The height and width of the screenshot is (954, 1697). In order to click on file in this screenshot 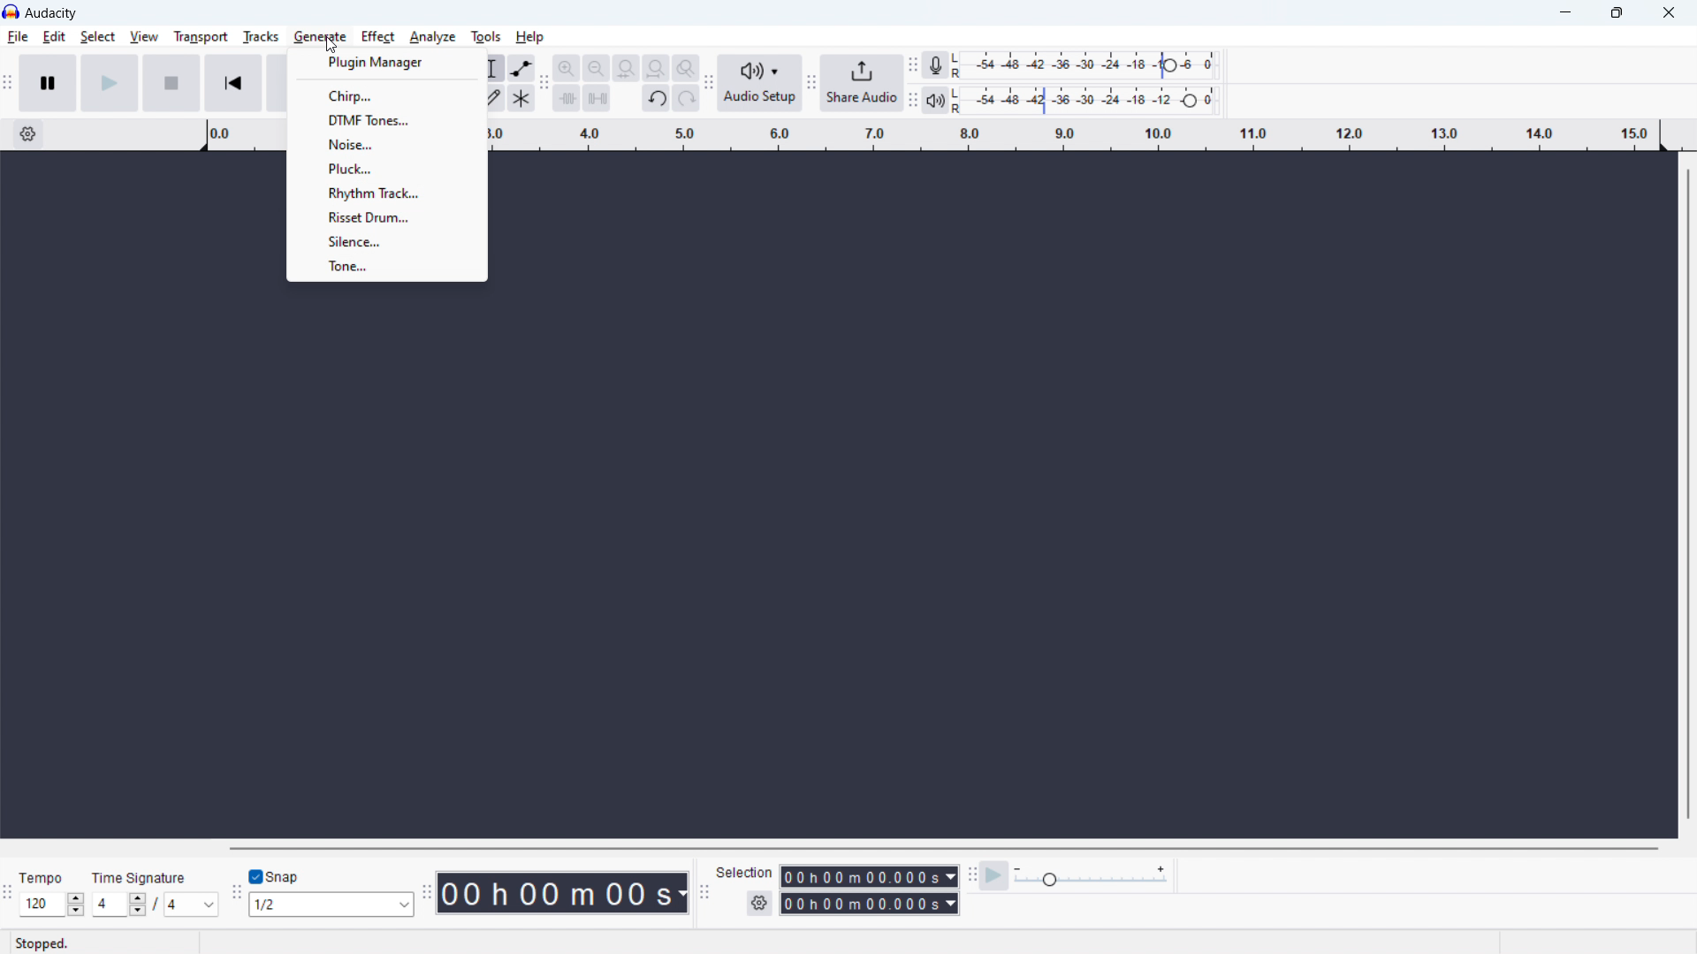, I will do `click(18, 36)`.